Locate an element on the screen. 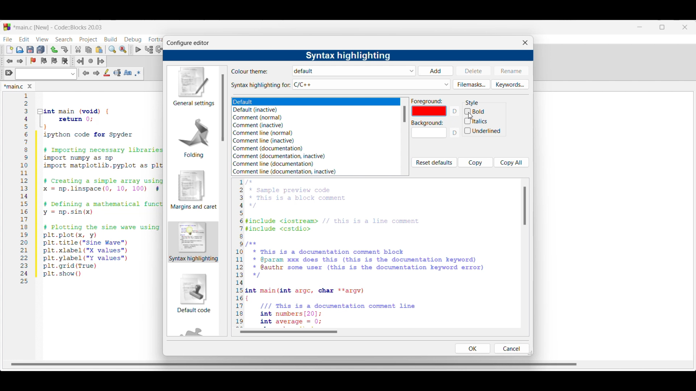 Image resolution: width=696 pixels, height=391 pixels. Last jump is located at coordinates (91, 61).